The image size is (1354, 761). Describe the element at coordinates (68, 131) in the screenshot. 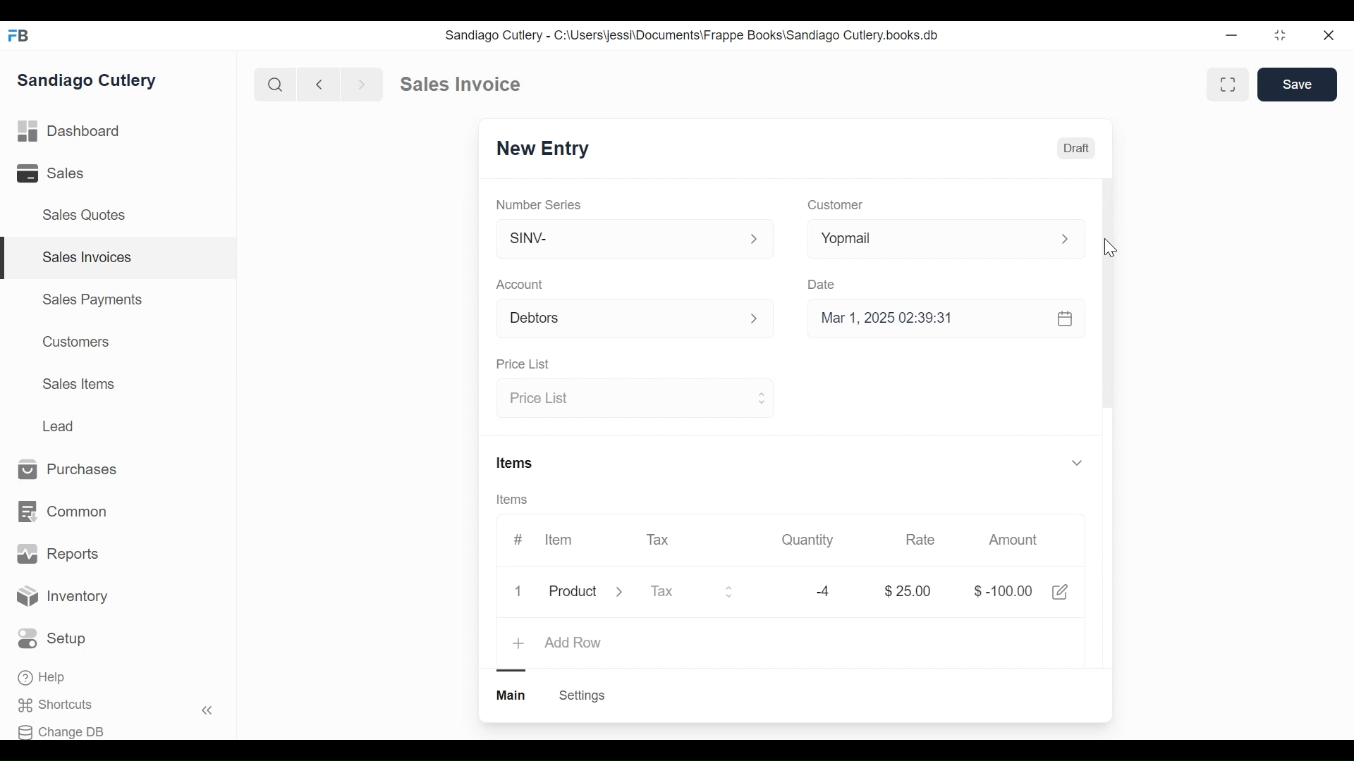

I see `Dashboard` at that location.